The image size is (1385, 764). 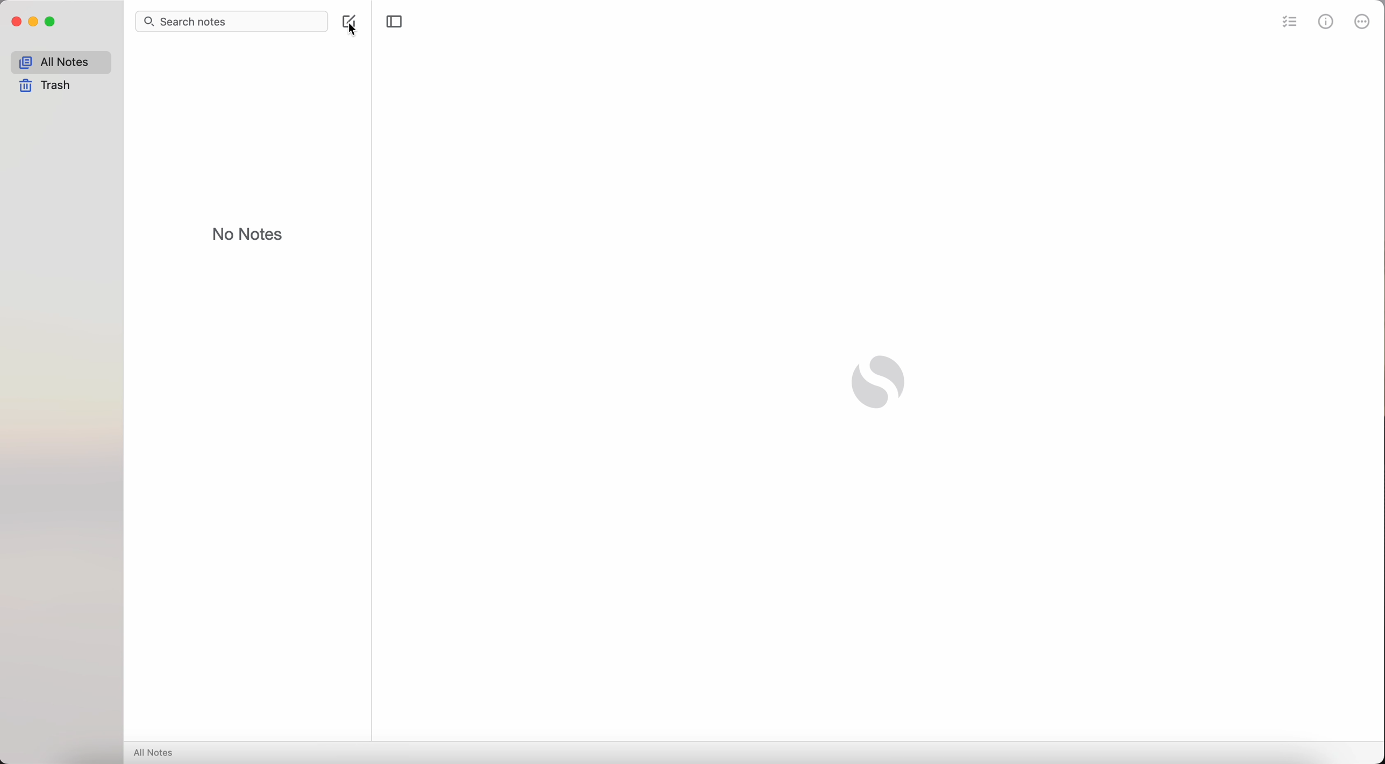 What do you see at coordinates (34, 22) in the screenshot?
I see `minimize app` at bounding box center [34, 22].